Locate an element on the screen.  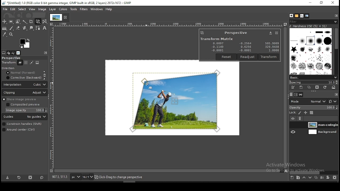
man-swinging-golf-course.jpg (82.5) is located at coordinates (121, 178).